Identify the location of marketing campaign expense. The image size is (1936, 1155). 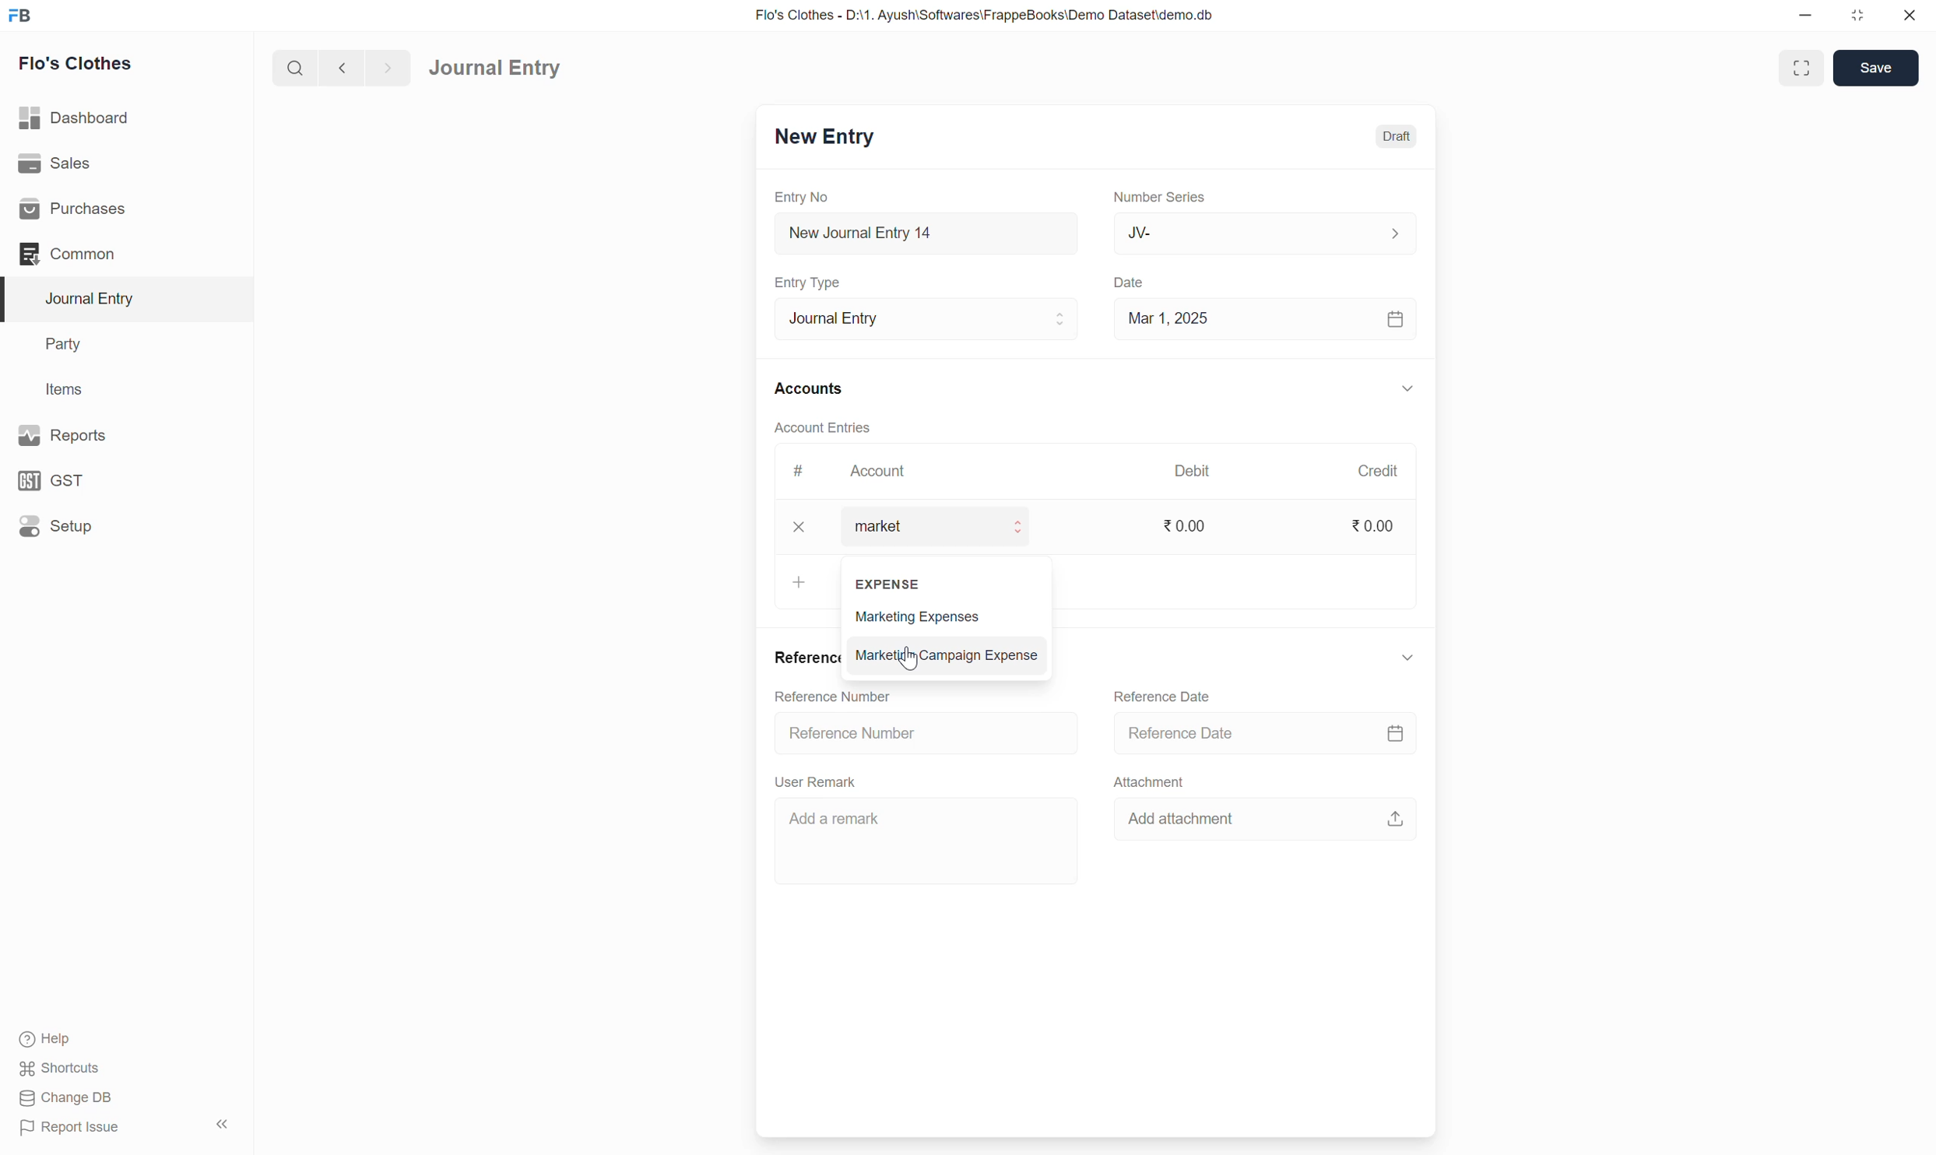
(950, 655).